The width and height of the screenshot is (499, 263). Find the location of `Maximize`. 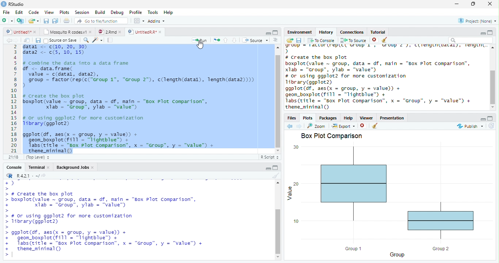

Maximize is located at coordinates (275, 33).